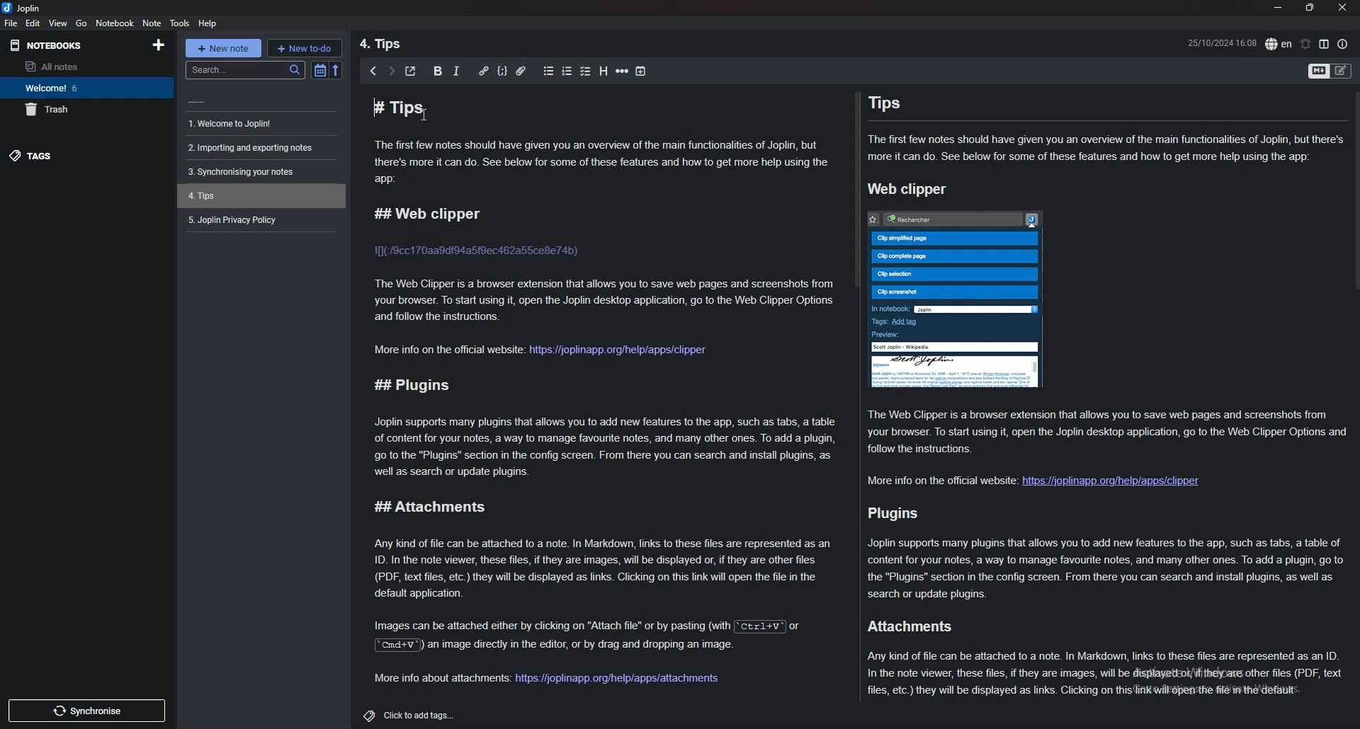 The width and height of the screenshot is (1360, 729). I want to click on open external link, so click(414, 70).